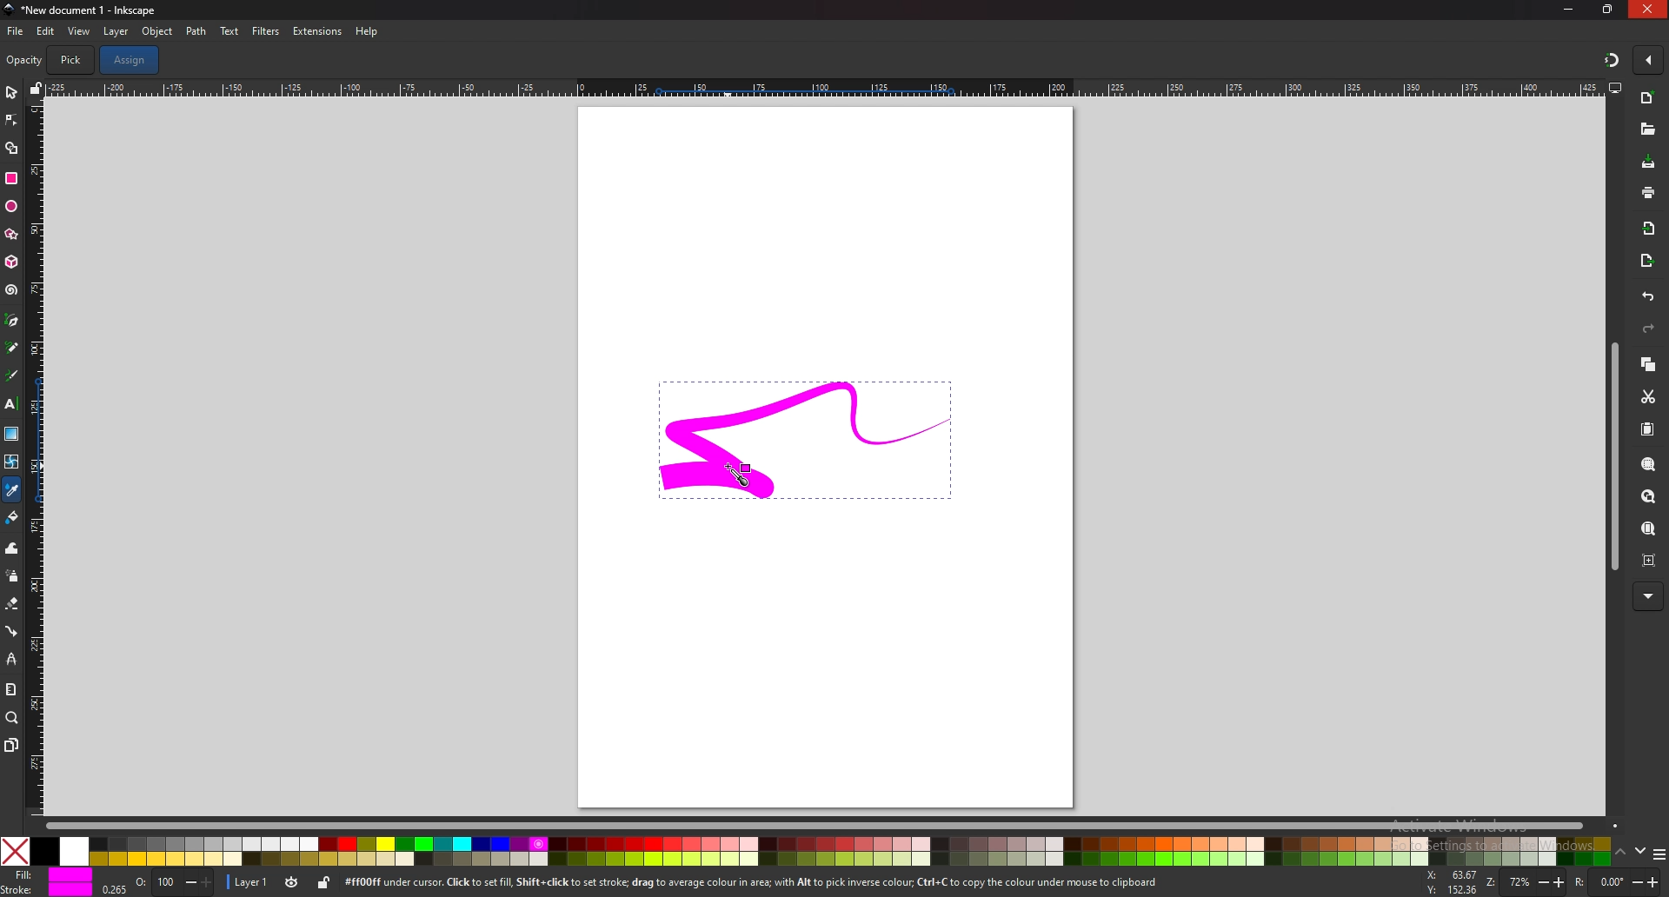  I want to click on redo, so click(1649, 329).